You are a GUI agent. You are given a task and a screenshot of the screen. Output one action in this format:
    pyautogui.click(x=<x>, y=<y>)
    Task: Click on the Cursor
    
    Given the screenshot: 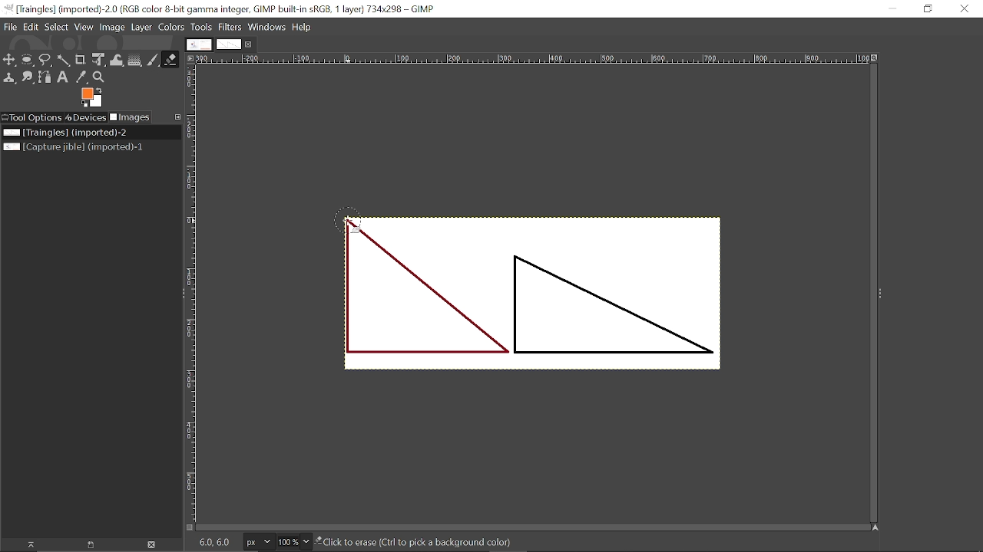 What is the action you would take?
    pyautogui.click(x=351, y=219)
    